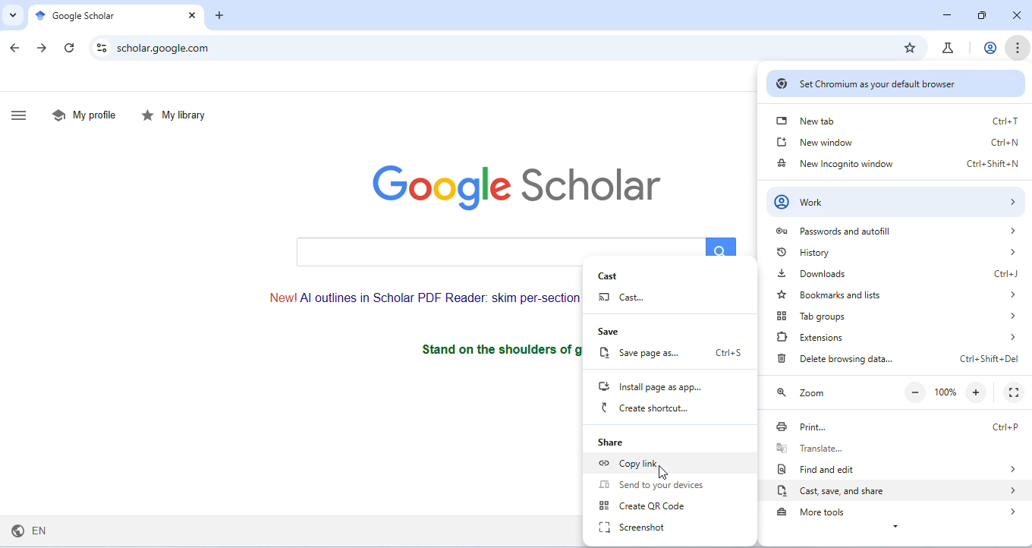  I want to click on search bar, so click(510, 245).